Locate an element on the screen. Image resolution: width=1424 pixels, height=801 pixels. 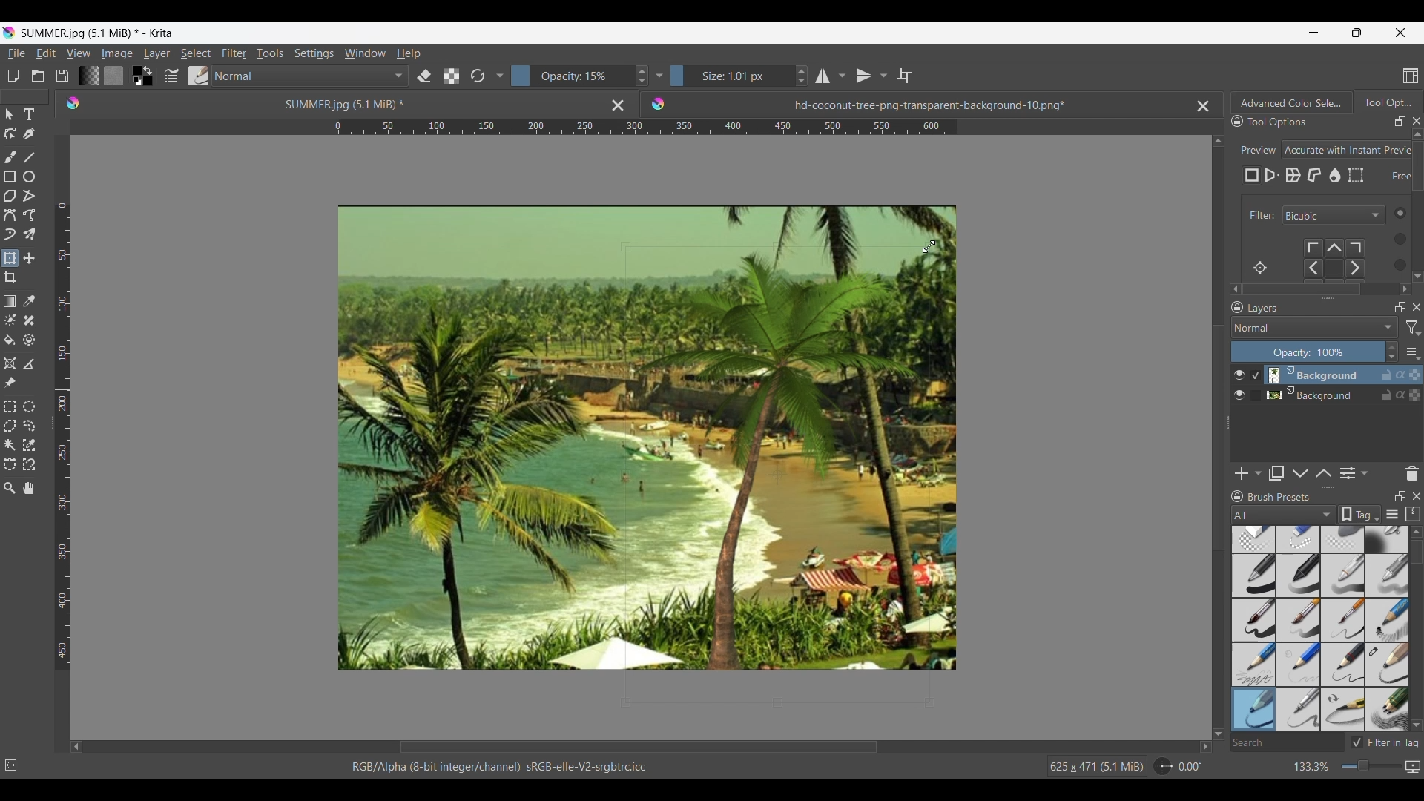
Transform tool is located at coordinates (9, 258).